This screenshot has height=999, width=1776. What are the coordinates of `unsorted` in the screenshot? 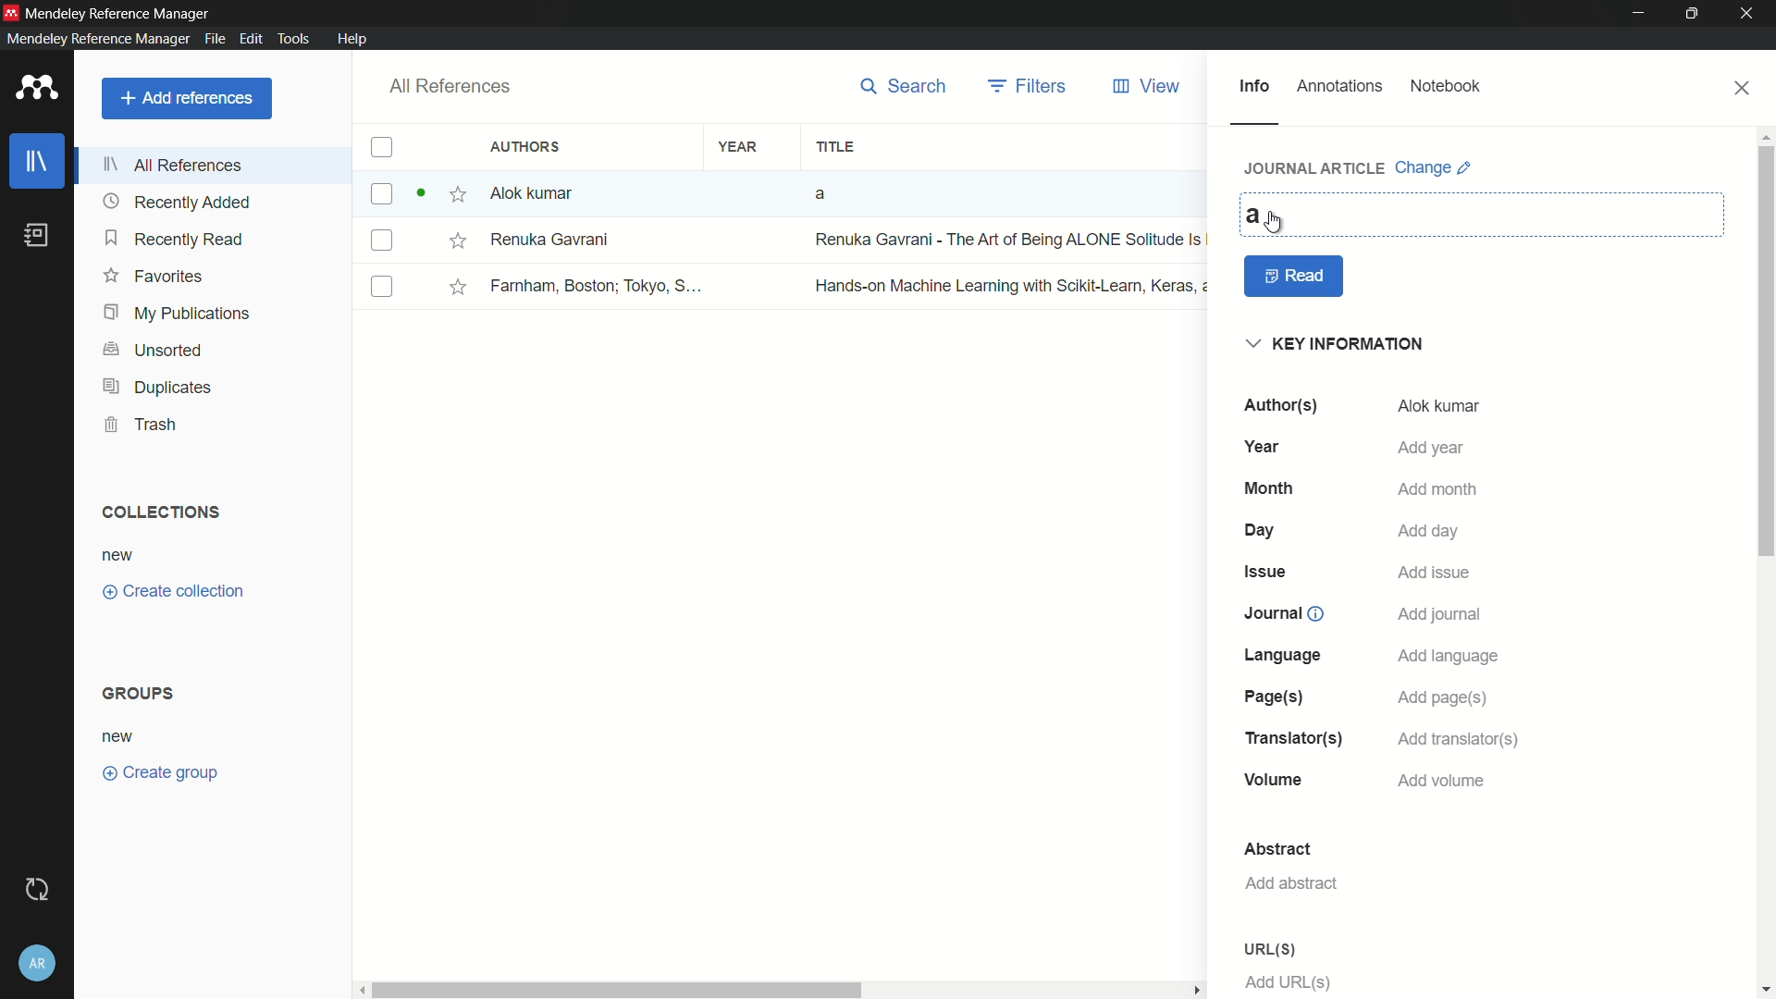 It's located at (154, 351).